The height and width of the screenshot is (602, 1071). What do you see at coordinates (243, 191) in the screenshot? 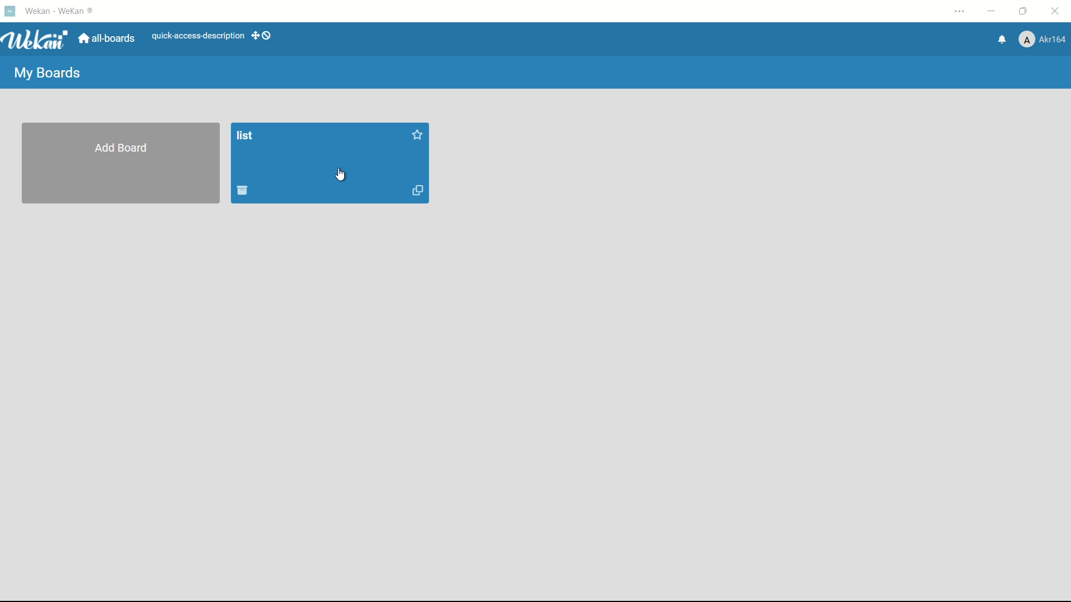
I see `archive` at bounding box center [243, 191].